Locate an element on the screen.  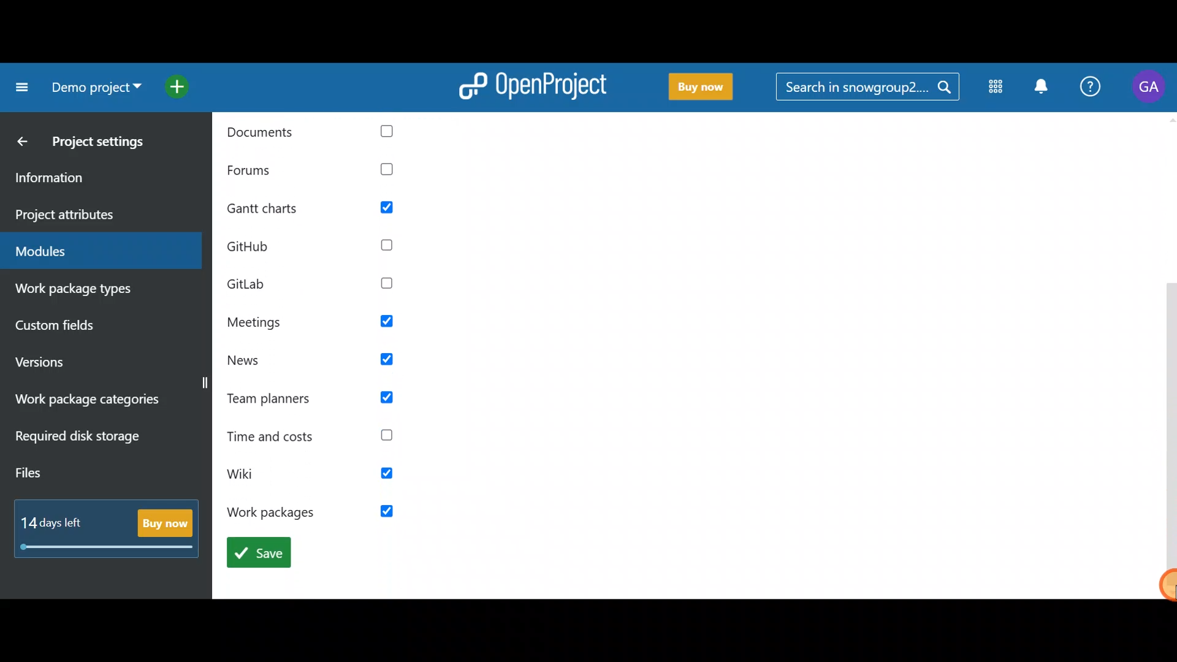
gantt charts is located at coordinates (321, 209).